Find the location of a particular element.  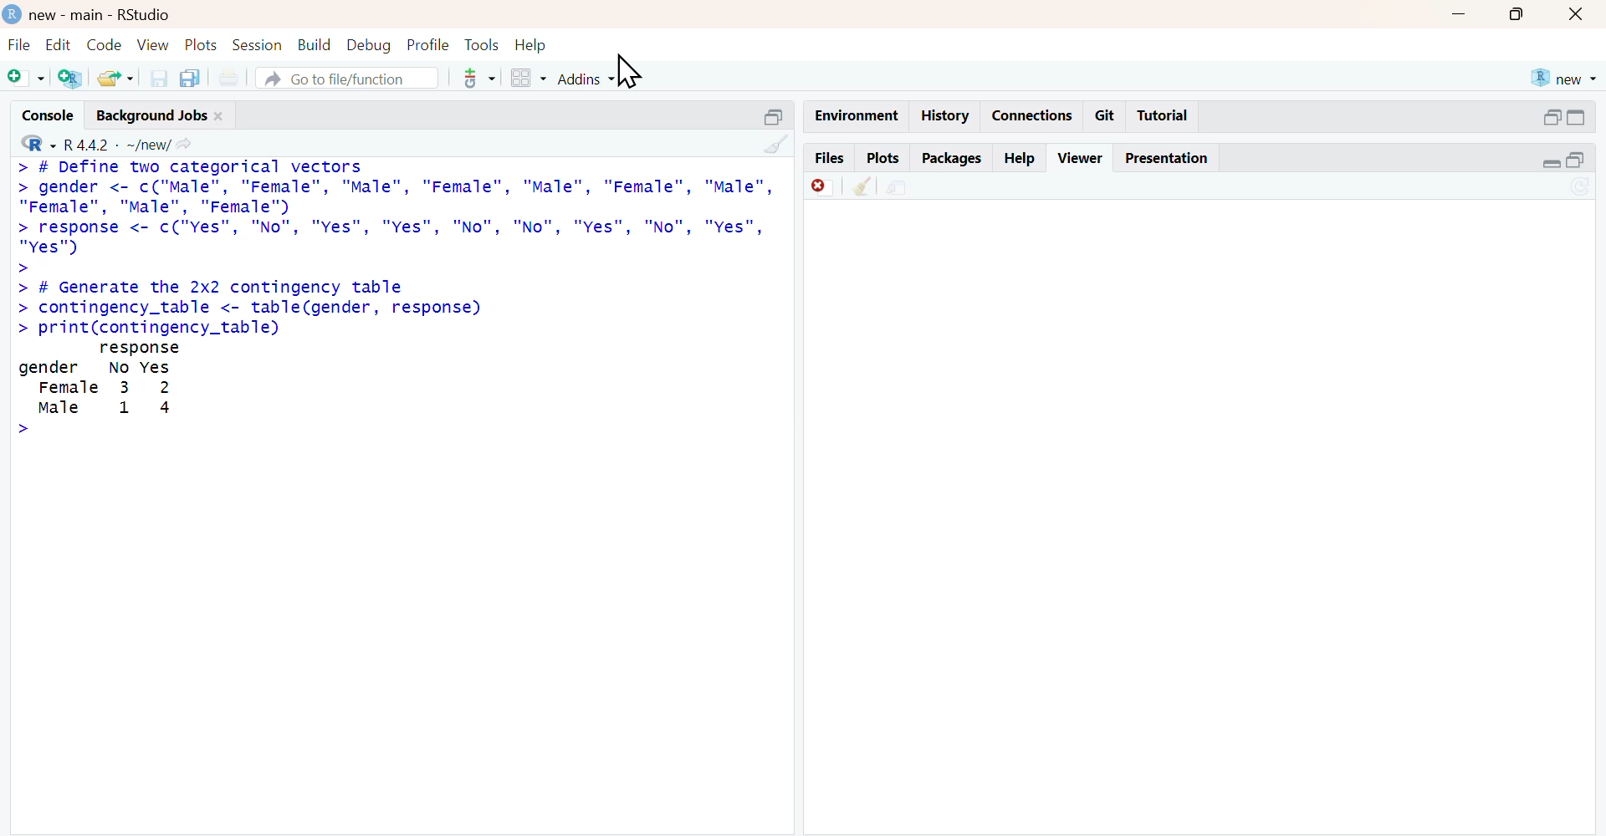

tools is located at coordinates (482, 46).